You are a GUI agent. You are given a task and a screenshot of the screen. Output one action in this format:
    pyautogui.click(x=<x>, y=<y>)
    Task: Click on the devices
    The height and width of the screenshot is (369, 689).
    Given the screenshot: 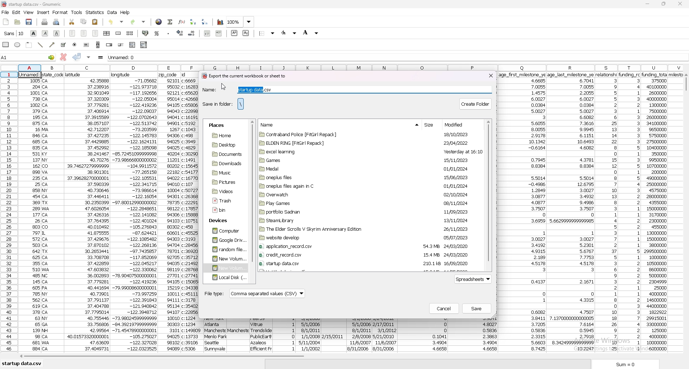 What is the action you would take?
    pyautogui.click(x=220, y=221)
    